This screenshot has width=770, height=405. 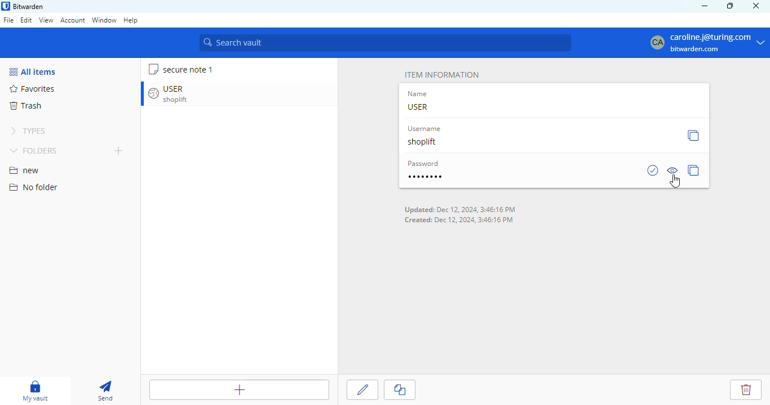 What do you see at coordinates (36, 150) in the screenshot?
I see `folders` at bounding box center [36, 150].